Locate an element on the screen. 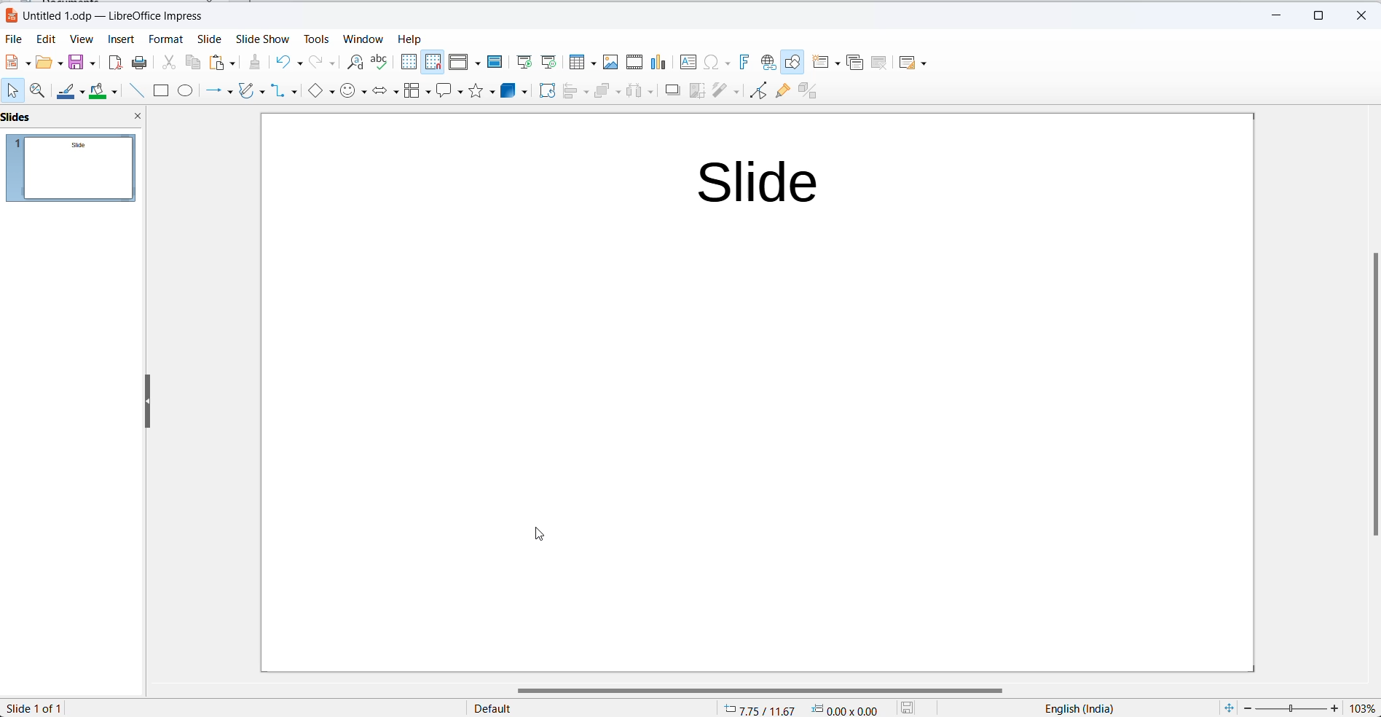 Image resolution: width=1381 pixels, height=717 pixels. Redo is located at coordinates (323, 63).